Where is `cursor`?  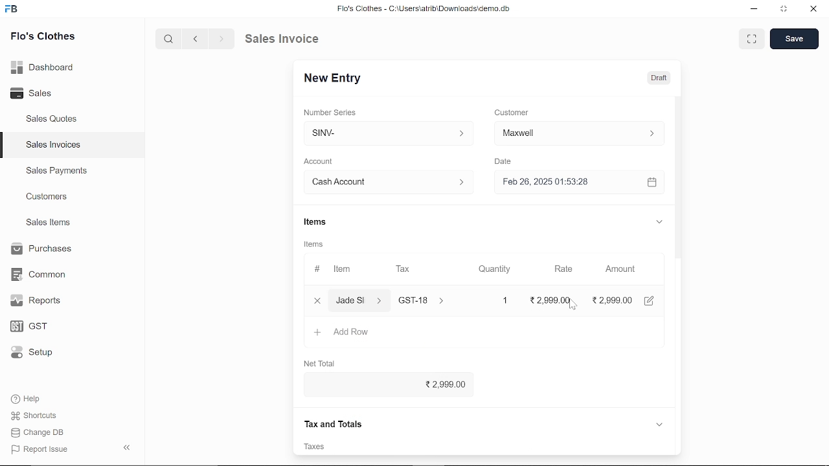
cursor is located at coordinates (571, 304).